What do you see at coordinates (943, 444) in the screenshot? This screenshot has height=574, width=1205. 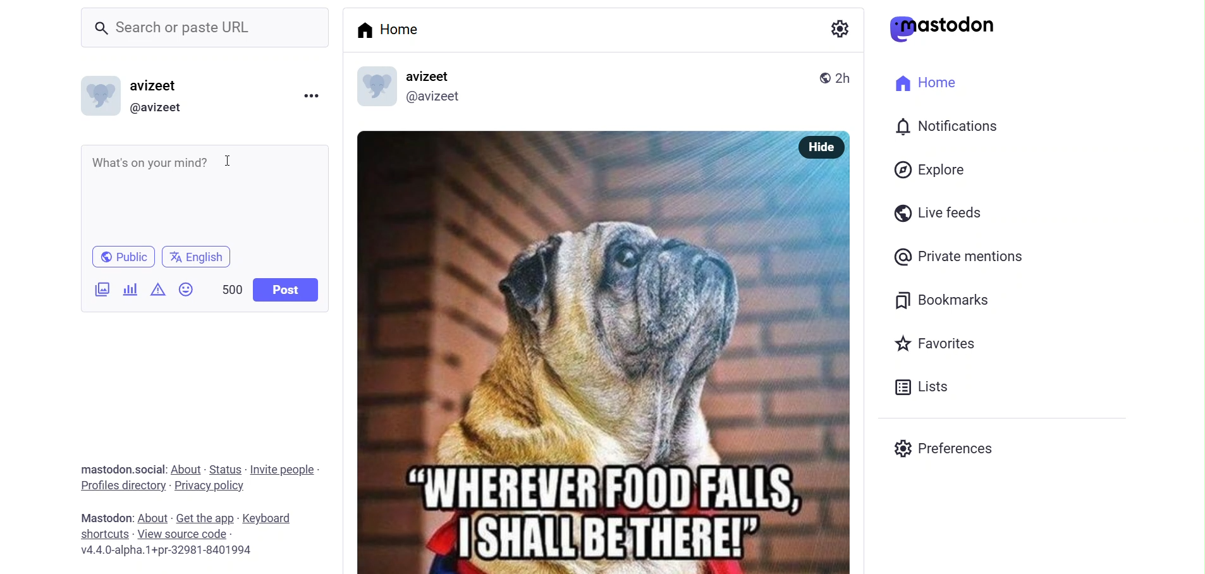 I see `preferences` at bounding box center [943, 444].